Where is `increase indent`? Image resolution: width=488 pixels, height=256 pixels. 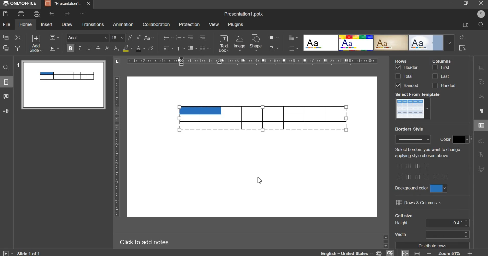 increase indent is located at coordinates (203, 37).